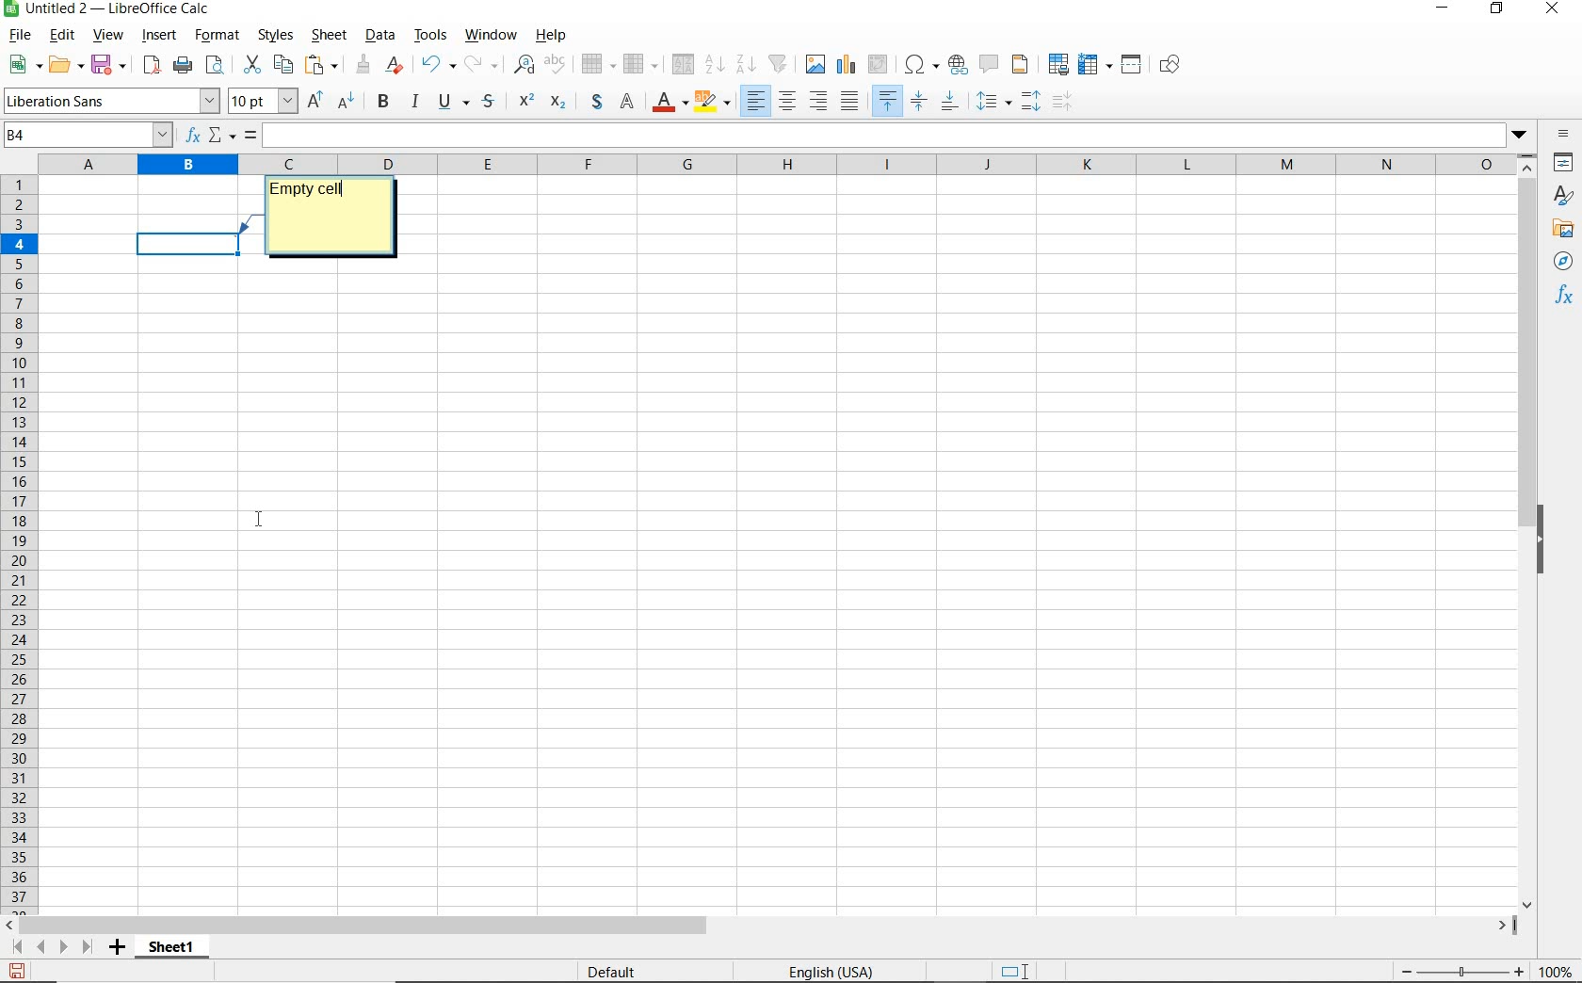 Image resolution: width=1582 pixels, height=983 pixels. Describe the element at coordinates (993, 103) in the screenshot. I see `line spacing dropdown menu` at that location.